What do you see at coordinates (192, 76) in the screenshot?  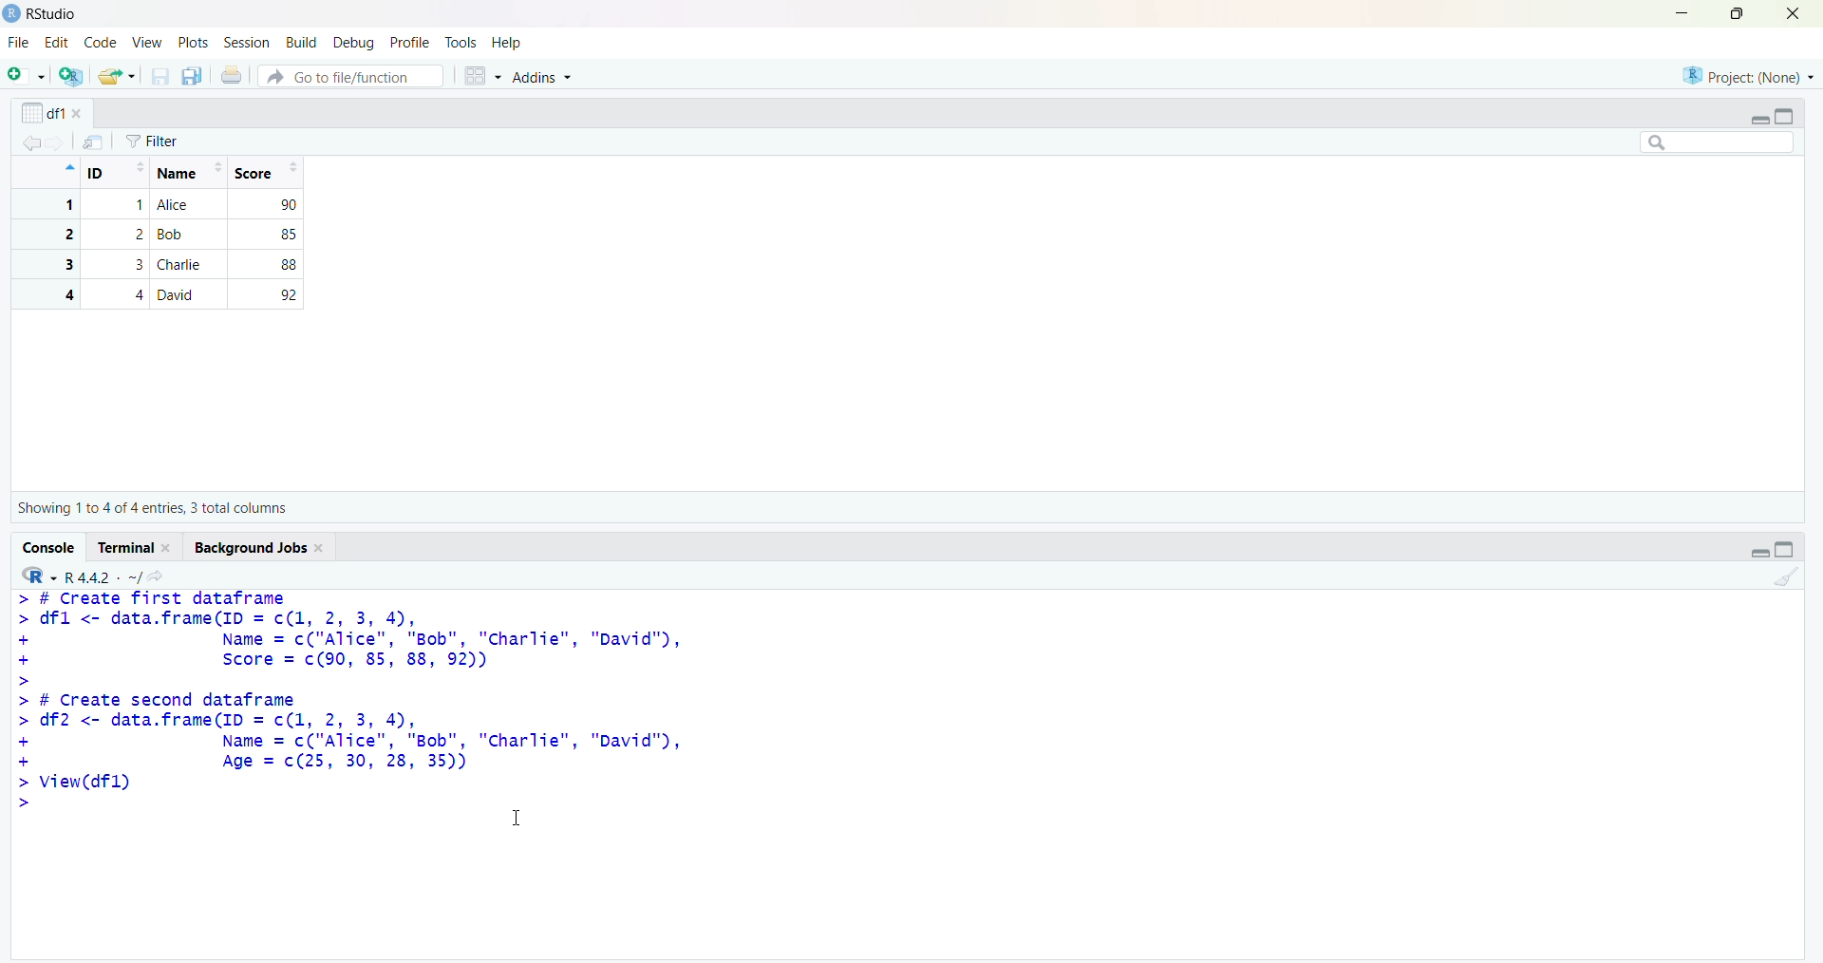 I see `copy` at bounding box center [192, 76].